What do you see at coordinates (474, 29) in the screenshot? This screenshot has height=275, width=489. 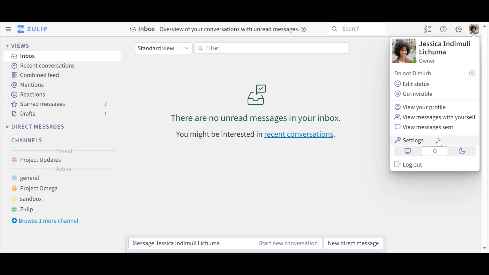 I see `Personal Menu` at bounding box center [474, 29].